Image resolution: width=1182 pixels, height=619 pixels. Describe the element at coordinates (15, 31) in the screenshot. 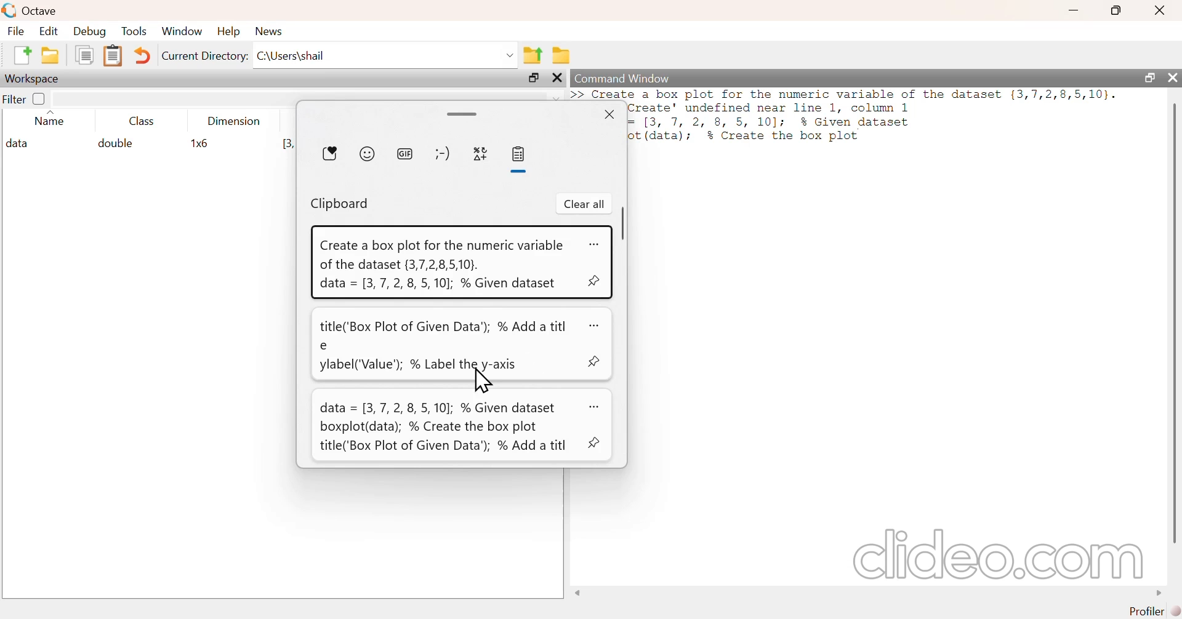

I see `file` at that location.